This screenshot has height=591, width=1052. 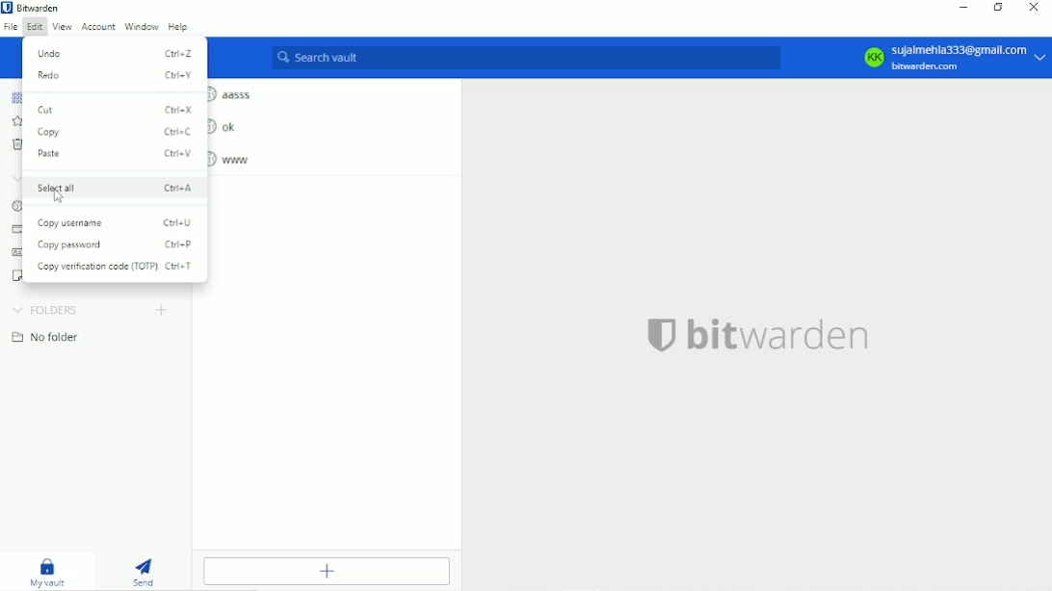 What do you see at coordinates (522, 60) in the screenshot?
I see `Search vault` at bounding box center [522, 60].